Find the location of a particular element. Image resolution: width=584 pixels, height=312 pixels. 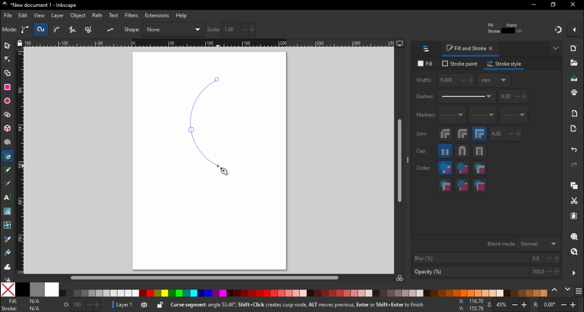

dashes is located at coordinates (456, 97).